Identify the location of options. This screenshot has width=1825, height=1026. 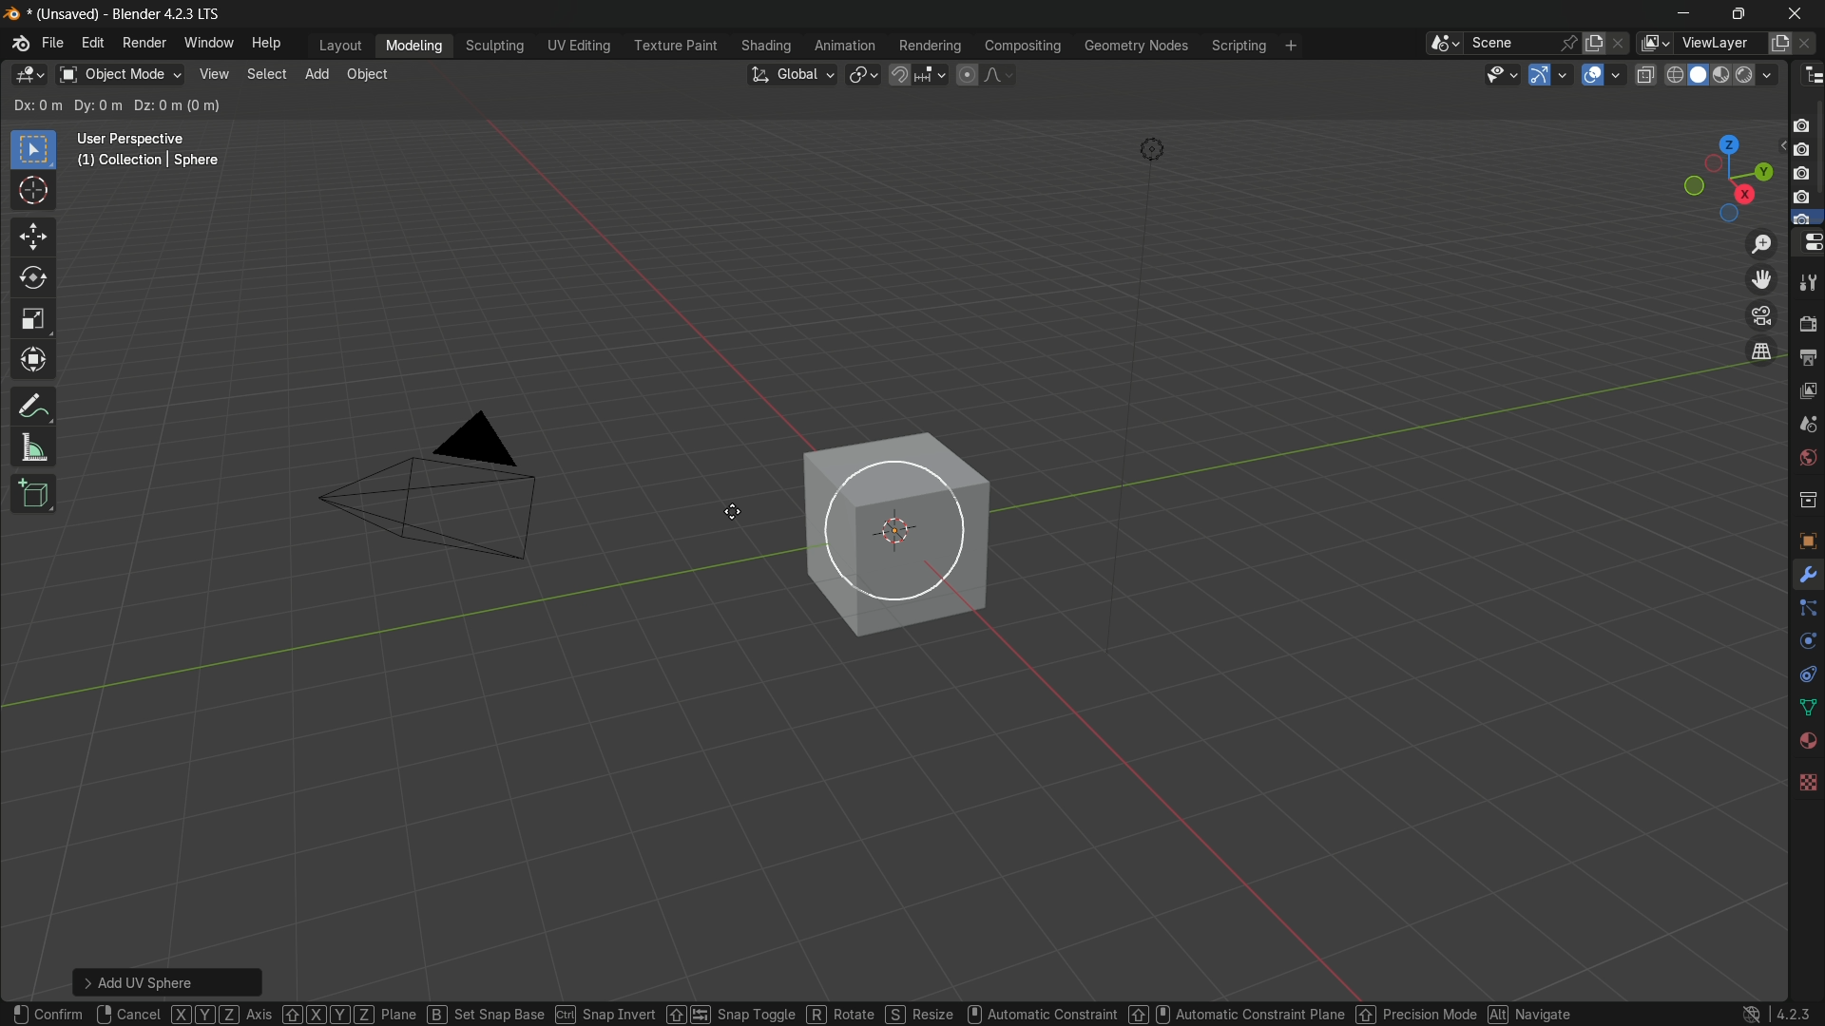
(1741, 104).